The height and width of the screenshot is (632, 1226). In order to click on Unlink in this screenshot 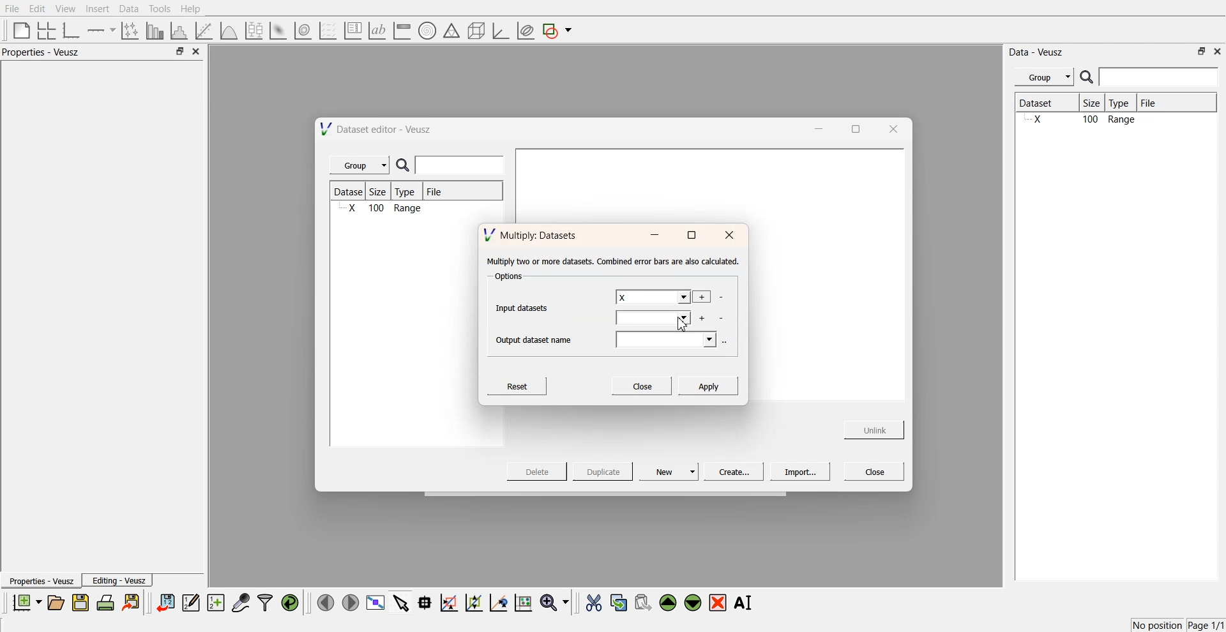, I will do `click(875, 428)`.